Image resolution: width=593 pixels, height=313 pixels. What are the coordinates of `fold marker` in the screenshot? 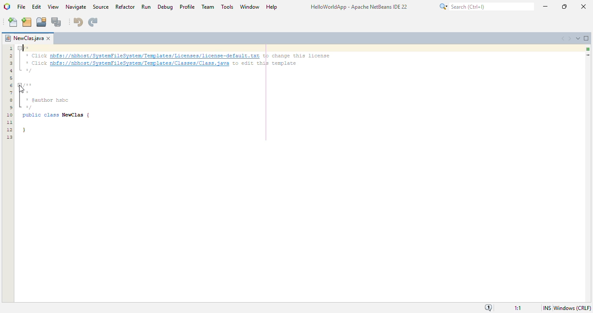 It's located at (19, 95).